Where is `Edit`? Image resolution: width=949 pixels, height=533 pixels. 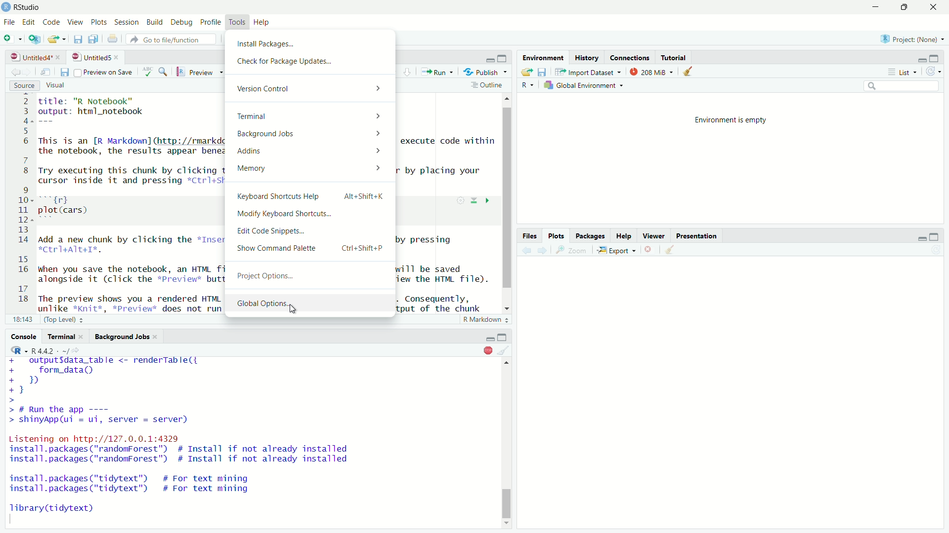
Edit is located at coordinates (29, 23).